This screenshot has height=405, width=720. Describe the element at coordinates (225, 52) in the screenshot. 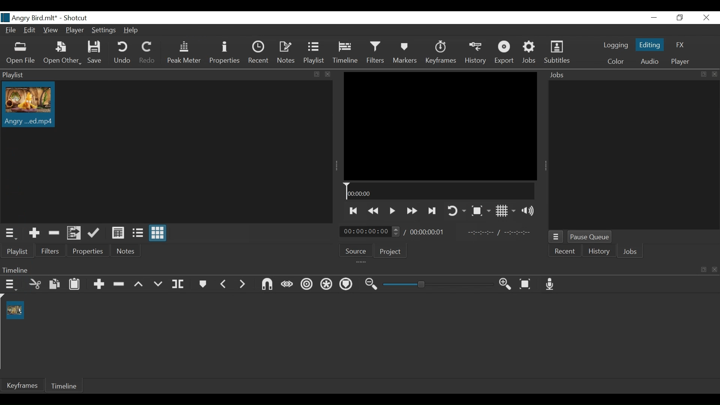

I see `Properties` at that location.